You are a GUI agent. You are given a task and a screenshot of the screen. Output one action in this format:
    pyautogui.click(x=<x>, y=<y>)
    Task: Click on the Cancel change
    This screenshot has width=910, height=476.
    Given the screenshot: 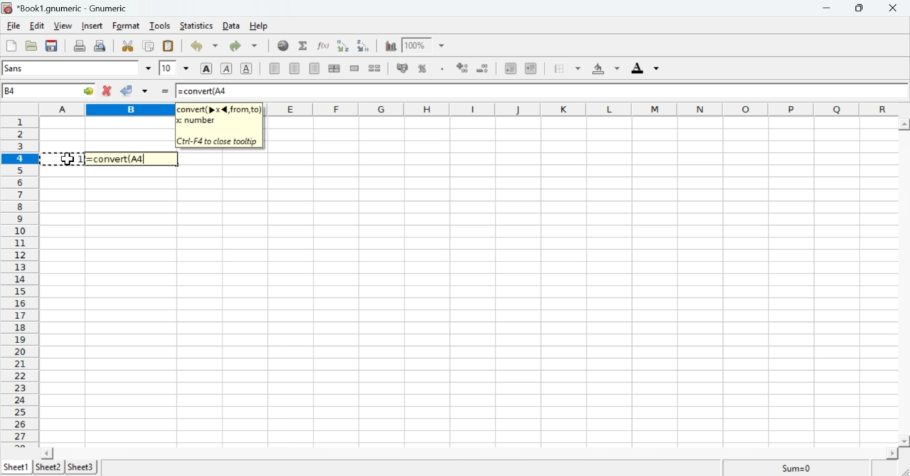 What is the action you would take?
    pyautogui.click(x=105, y=92)
    